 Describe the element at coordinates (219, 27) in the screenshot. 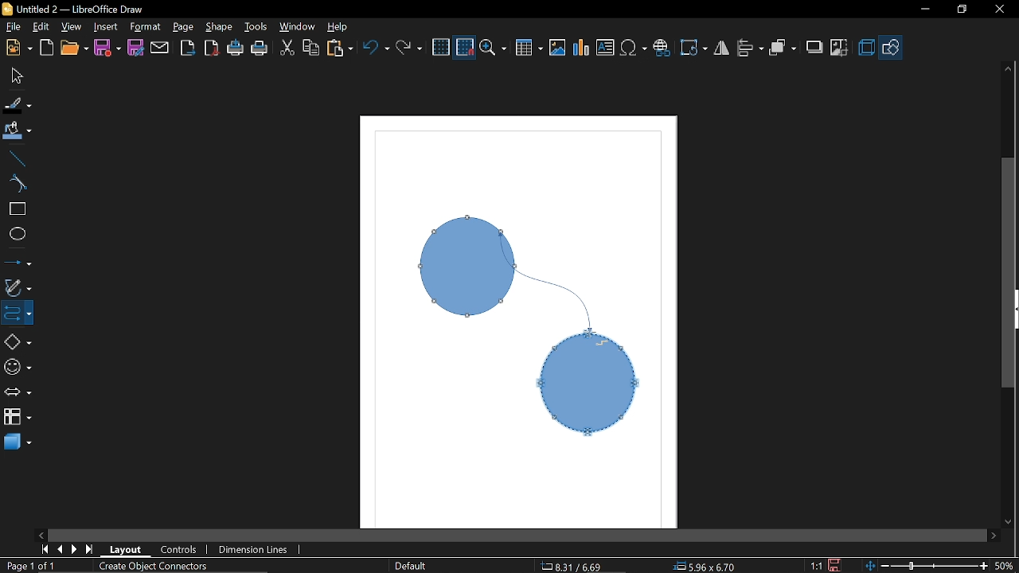

I see `Shape` at that location.